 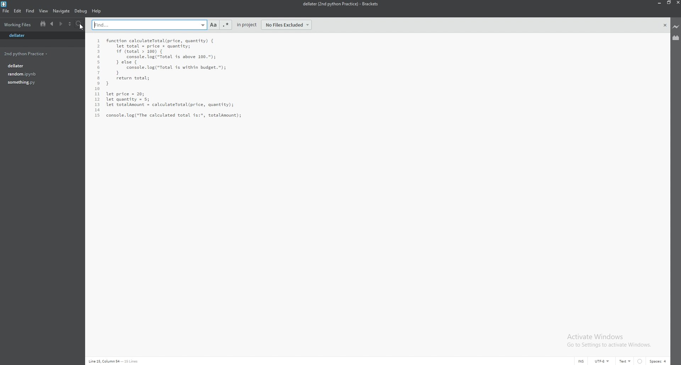 I want to click on 12, so click(x=98, y=100).